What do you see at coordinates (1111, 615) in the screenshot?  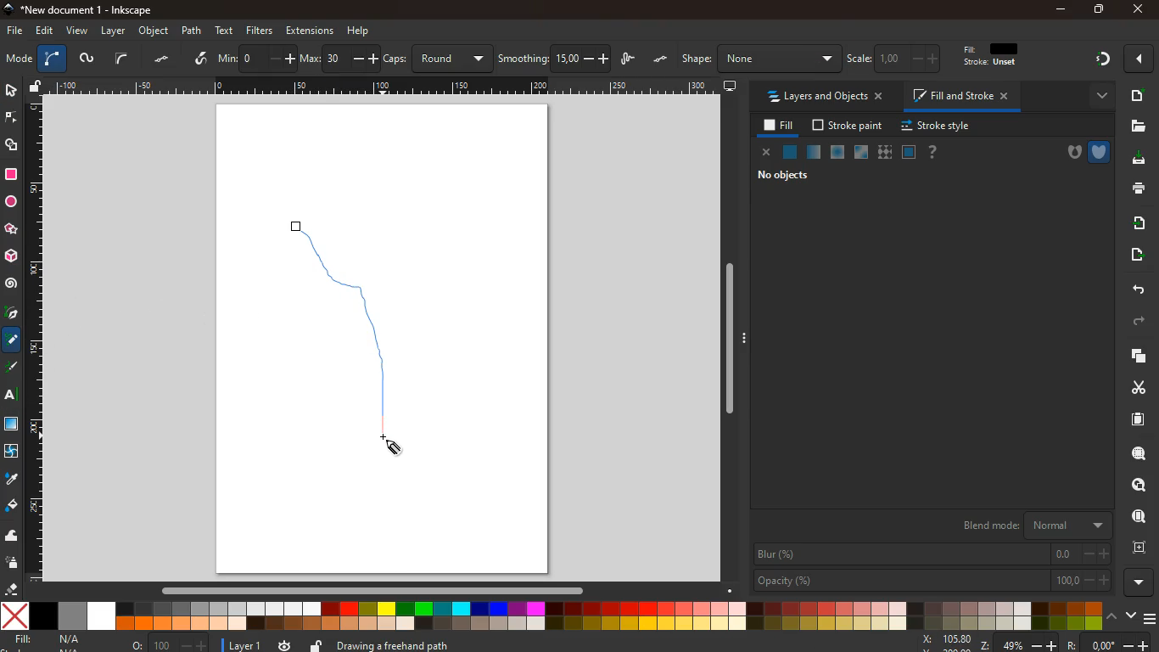 I see `up` at bounding box center [1111, 615].